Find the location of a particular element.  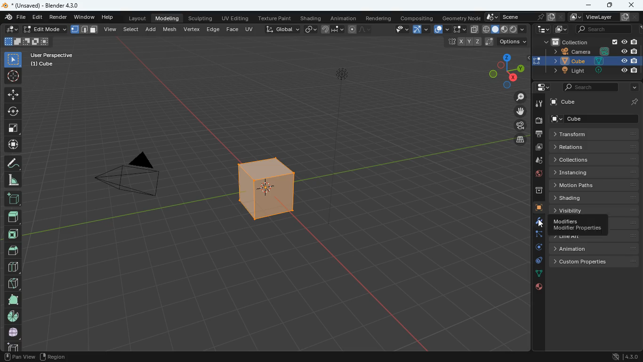

view is located at coordinates (111, 29).